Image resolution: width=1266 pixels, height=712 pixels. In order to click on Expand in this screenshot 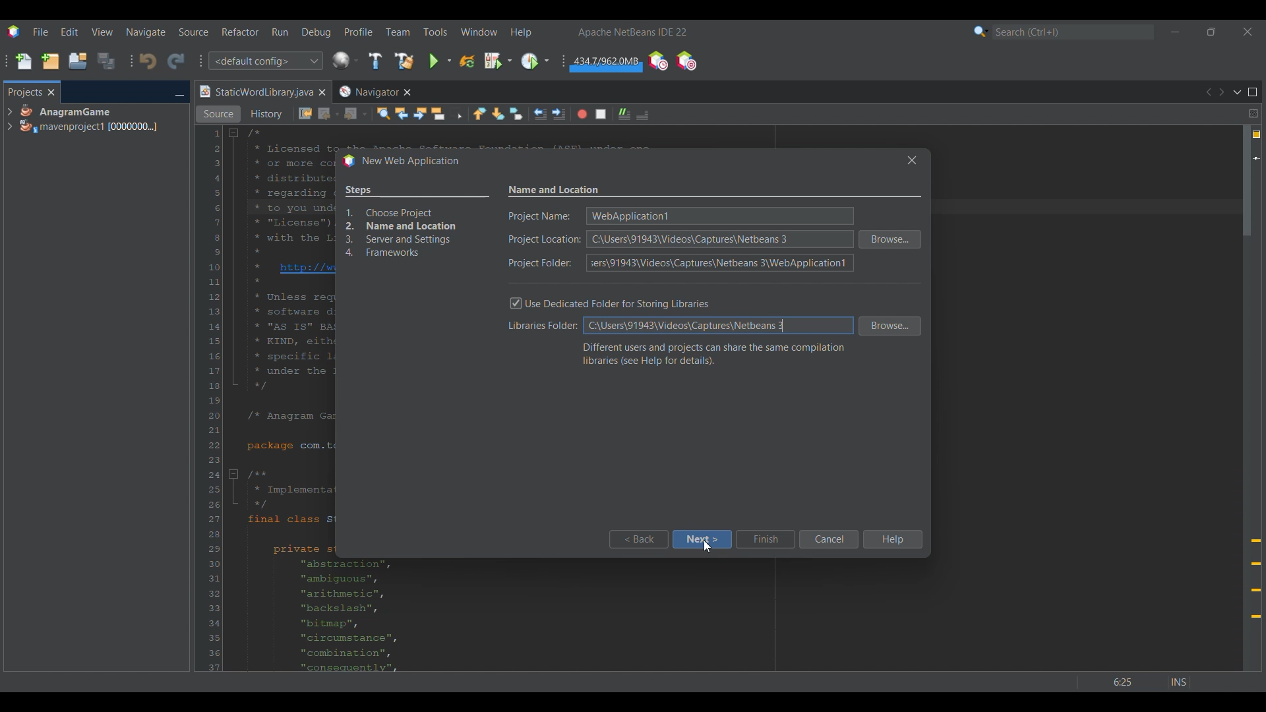, I will do `click(9, 119)`.